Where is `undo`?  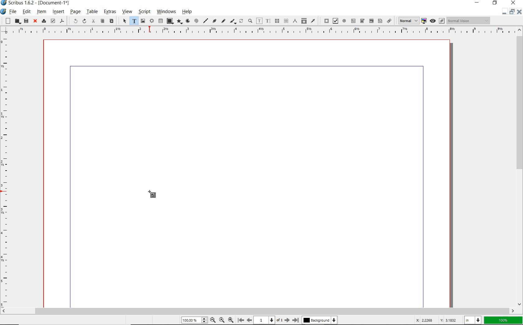 undo is located at coordinates (73, 21).